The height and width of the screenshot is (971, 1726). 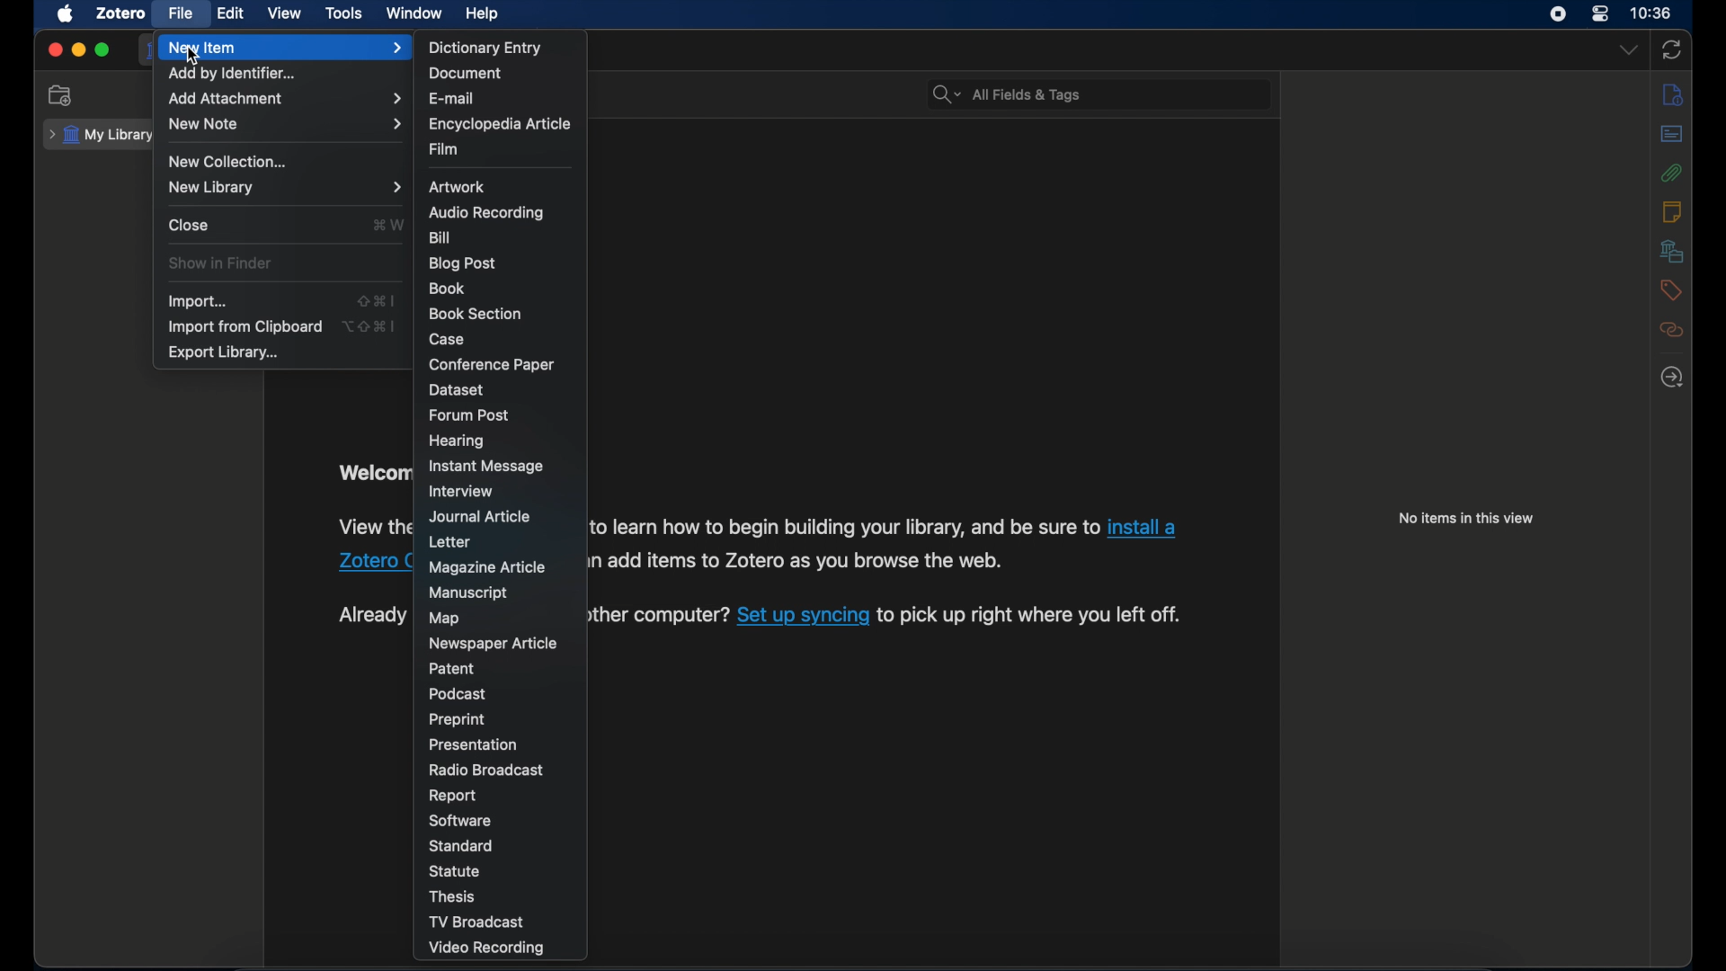 What do you see at coordinates (1673, 49) in the screenshot?
I see `sync` at bounding box center [1673, 49].